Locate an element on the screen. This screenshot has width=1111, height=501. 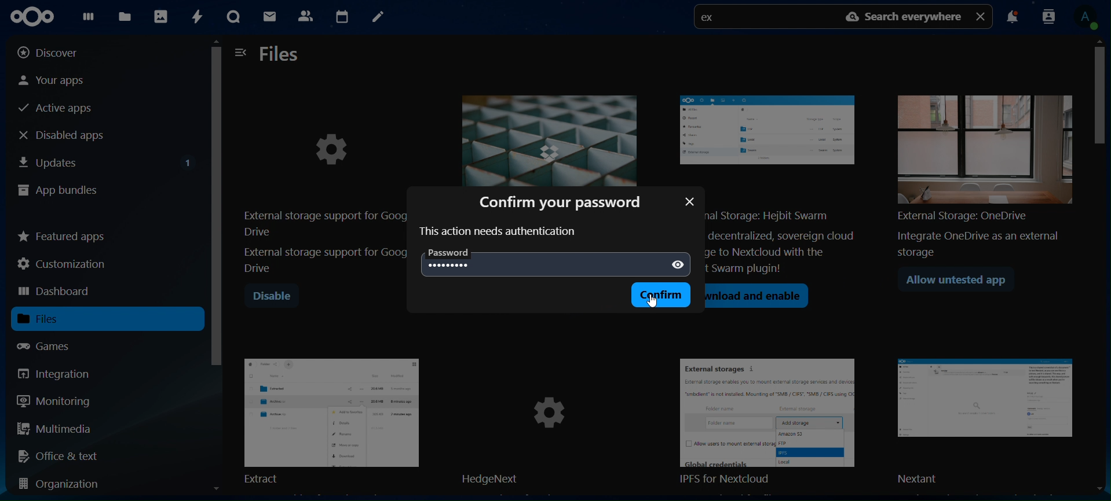
customization is located at coordinates (64, 264).